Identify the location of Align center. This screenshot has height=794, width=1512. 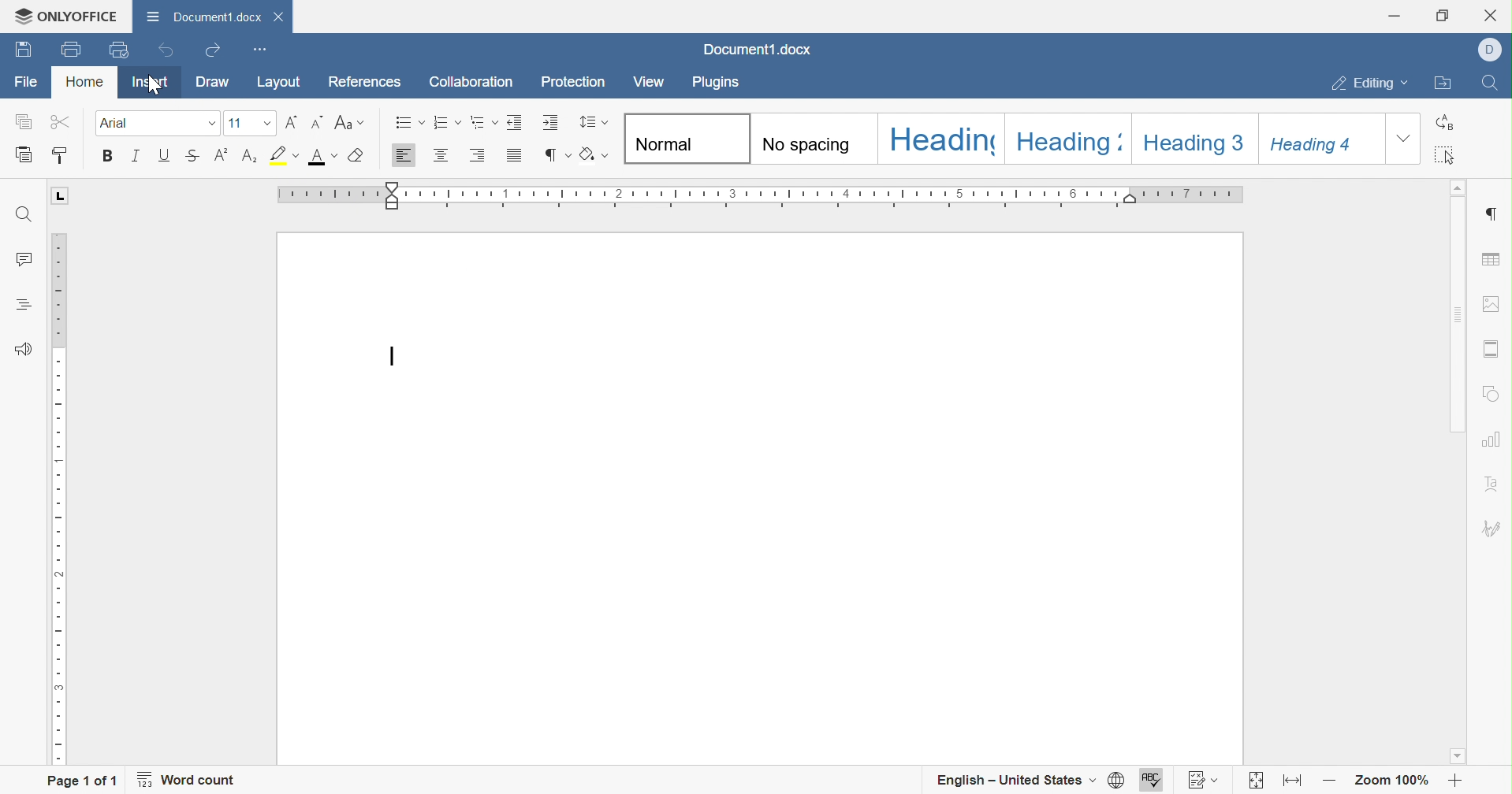
(445, 157).